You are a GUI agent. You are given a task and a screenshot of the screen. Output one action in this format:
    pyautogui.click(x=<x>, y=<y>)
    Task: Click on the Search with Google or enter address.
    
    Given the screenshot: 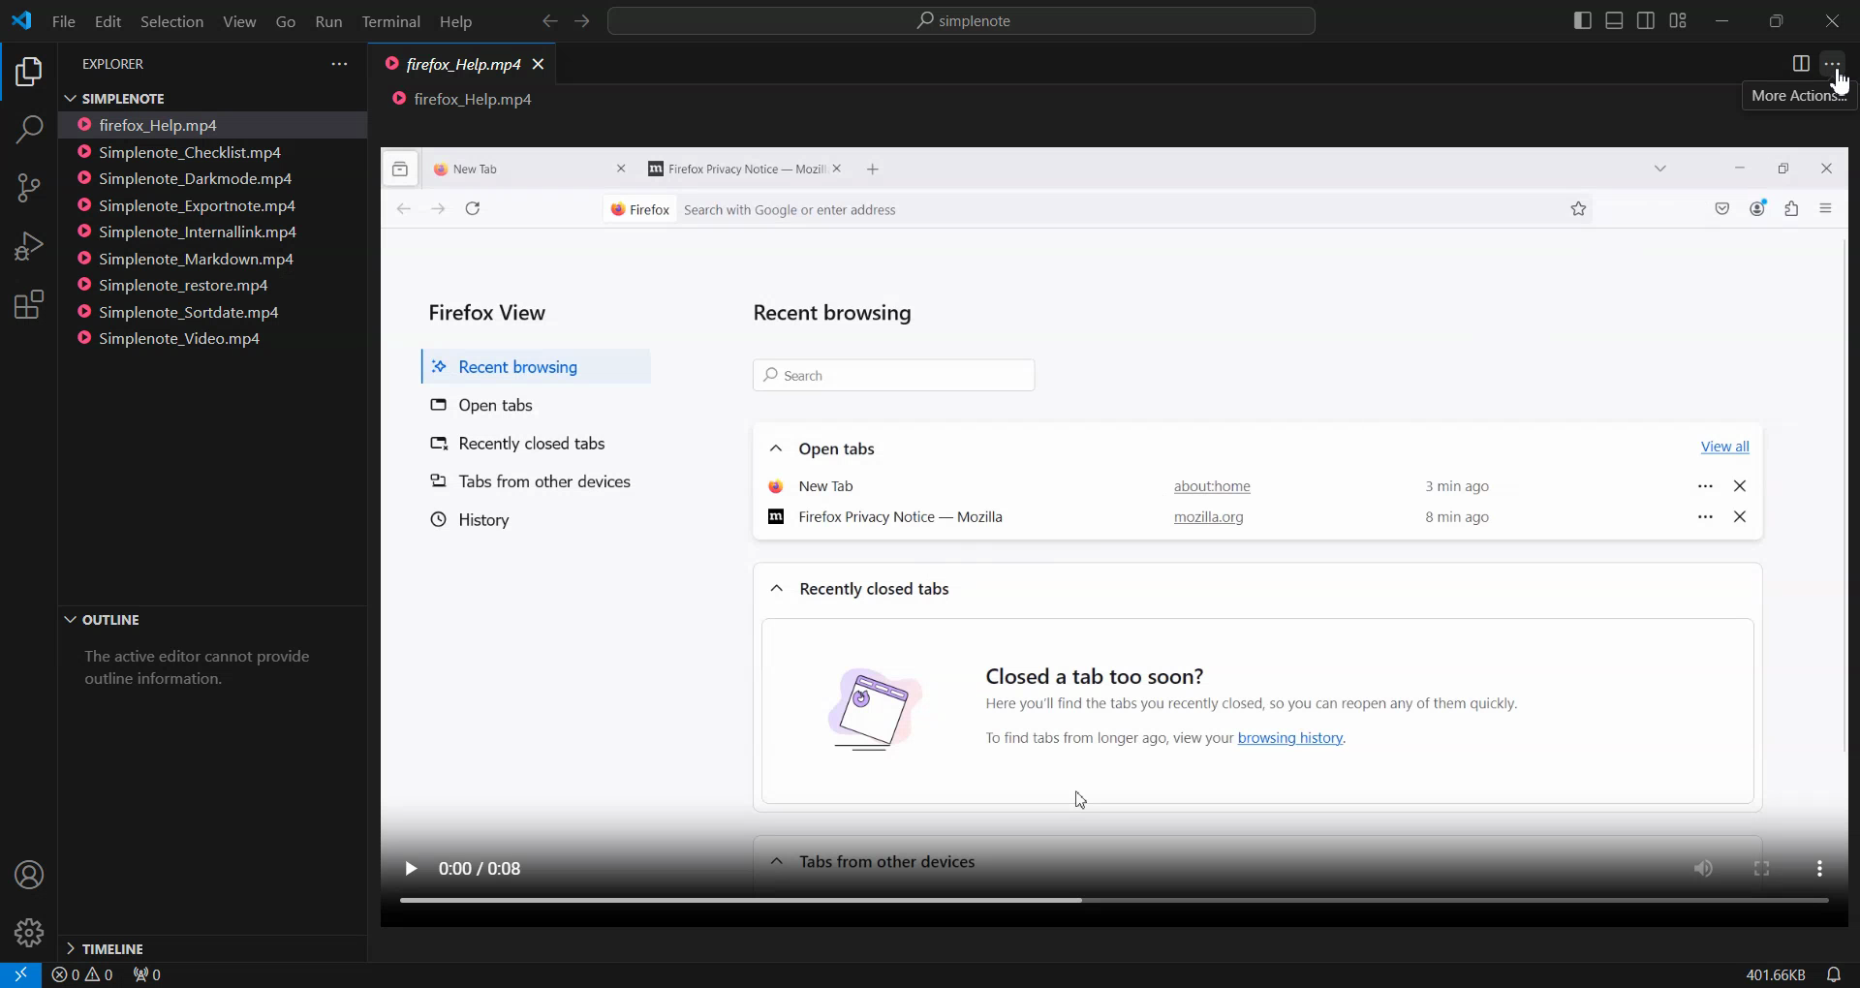 What is the action you would take?
    pyautogui.click(x=933, y=210)
    